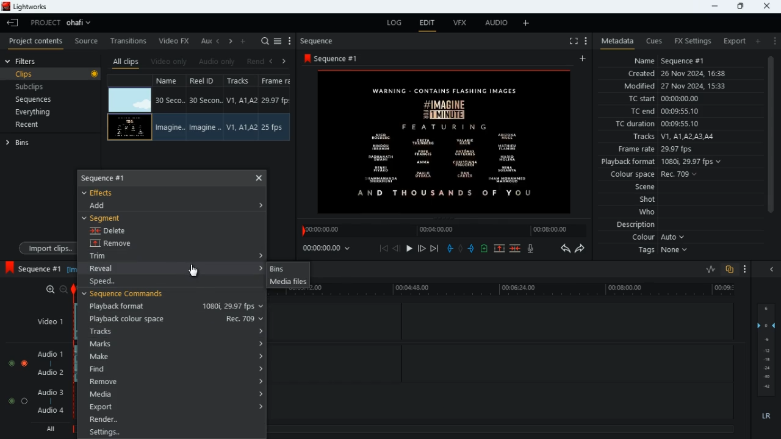 The image size is (781, 439). What do you see at coordinates (13, 23) in the screenshot?
I see `back` at bounding box center [13, 23].